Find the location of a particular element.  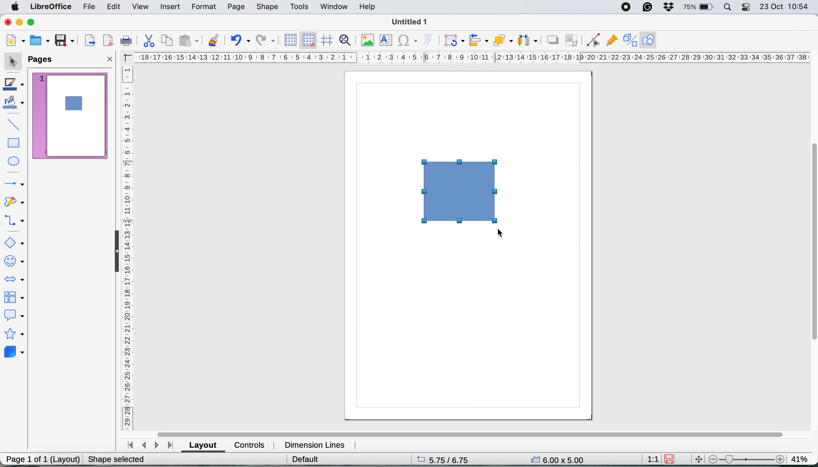

export is located at coordinates (91, 39).